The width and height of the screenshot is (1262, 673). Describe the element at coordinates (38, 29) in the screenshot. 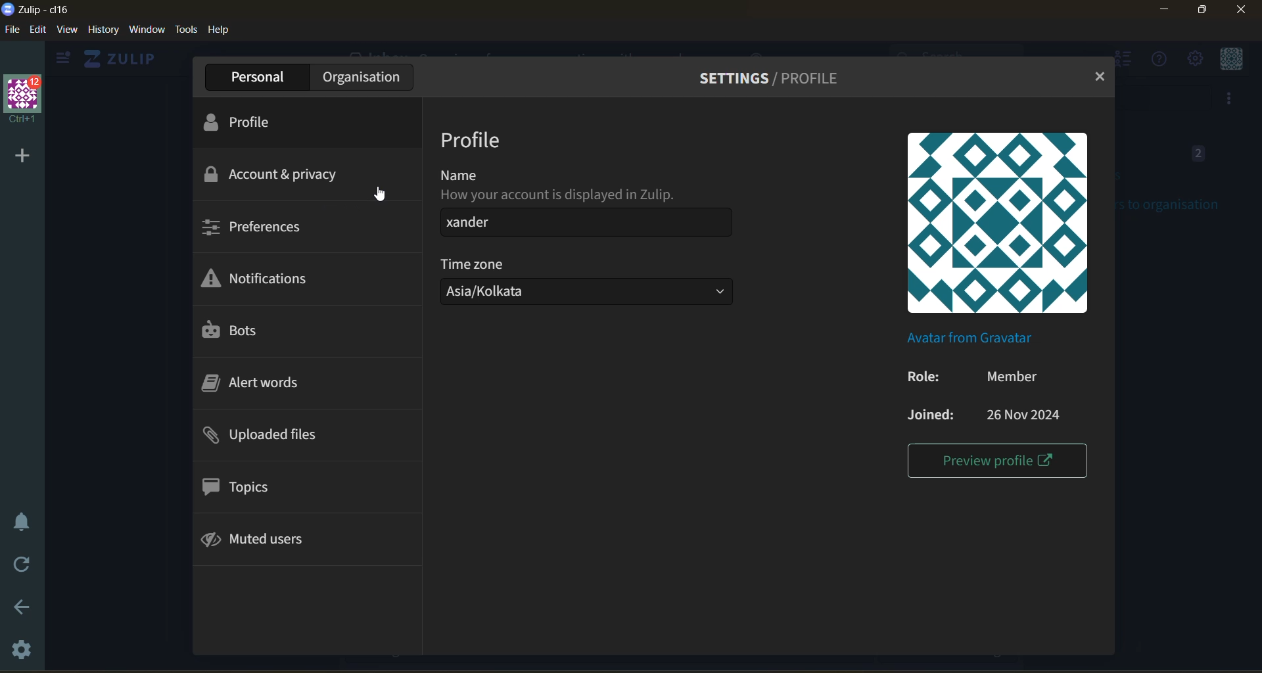

I see `edit` at that location.